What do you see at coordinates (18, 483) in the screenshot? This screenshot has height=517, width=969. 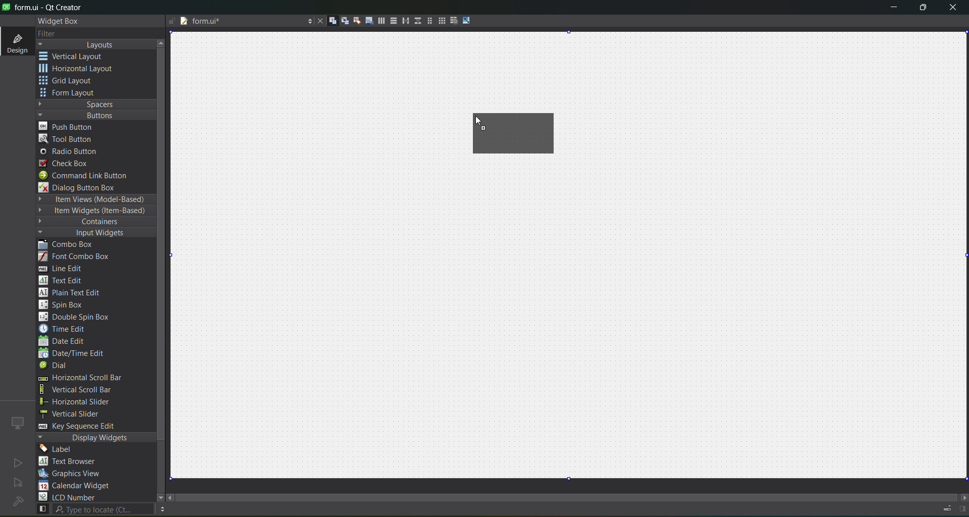 I see `no active project` at bounding box center [18, 483].